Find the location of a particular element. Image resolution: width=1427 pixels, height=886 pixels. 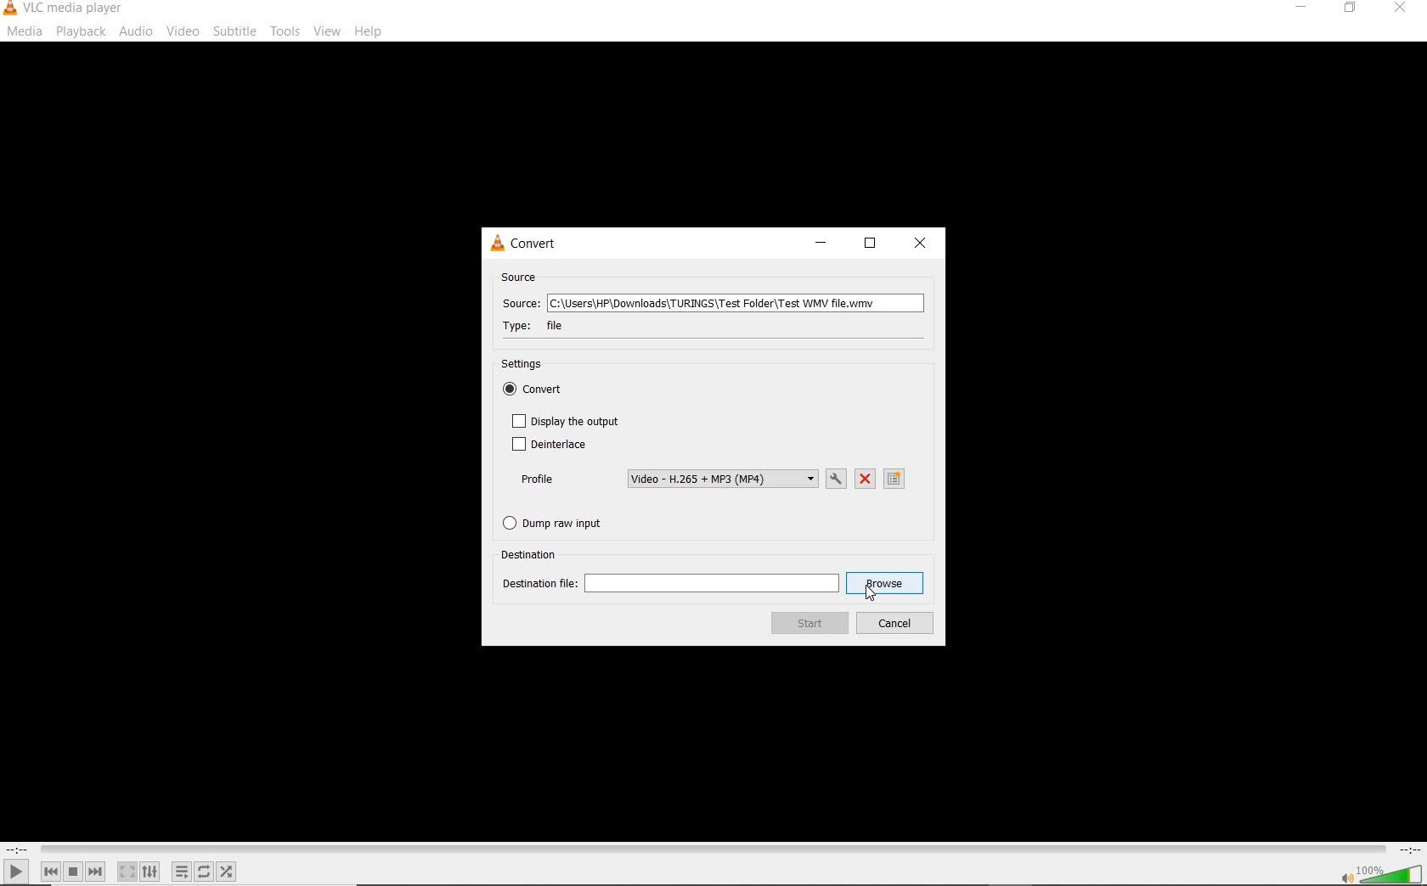

random is located at coordinates (226, 872).